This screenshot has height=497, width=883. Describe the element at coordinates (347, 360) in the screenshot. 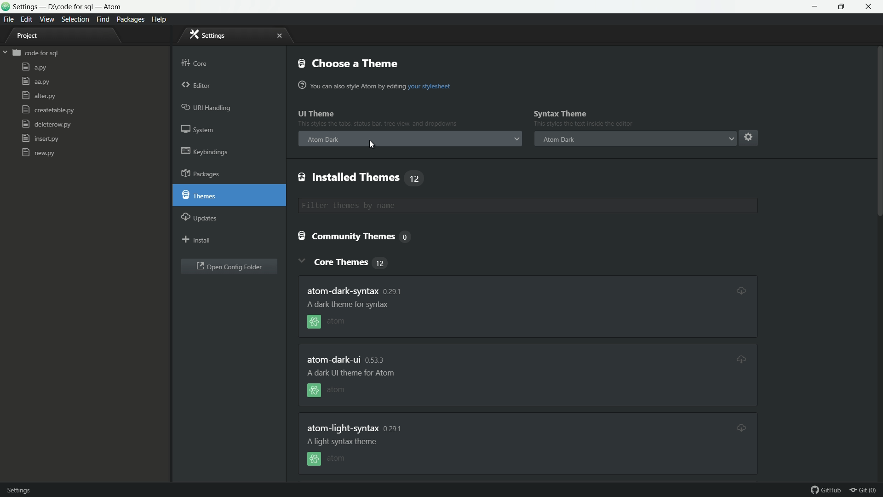

I see `atom dark ui` at that location.